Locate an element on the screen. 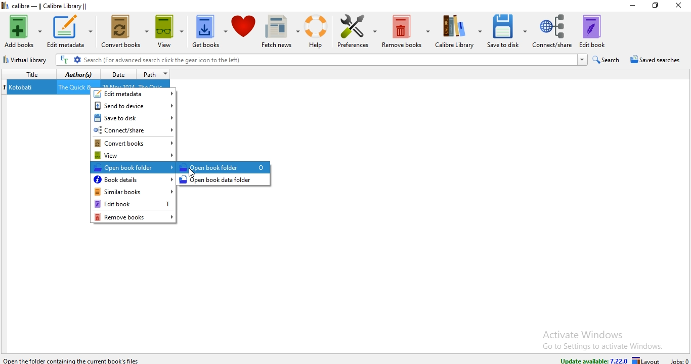  book details is located at coordinates (134, 179).